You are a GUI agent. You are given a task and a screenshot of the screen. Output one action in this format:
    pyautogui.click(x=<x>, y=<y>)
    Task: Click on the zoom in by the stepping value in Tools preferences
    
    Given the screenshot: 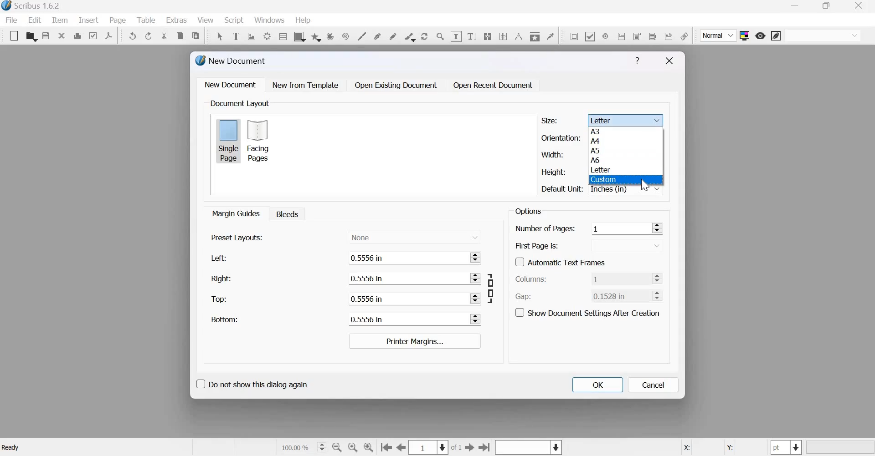 What is the action you would take?
    pyautogui.click(x=369, y=447)
    